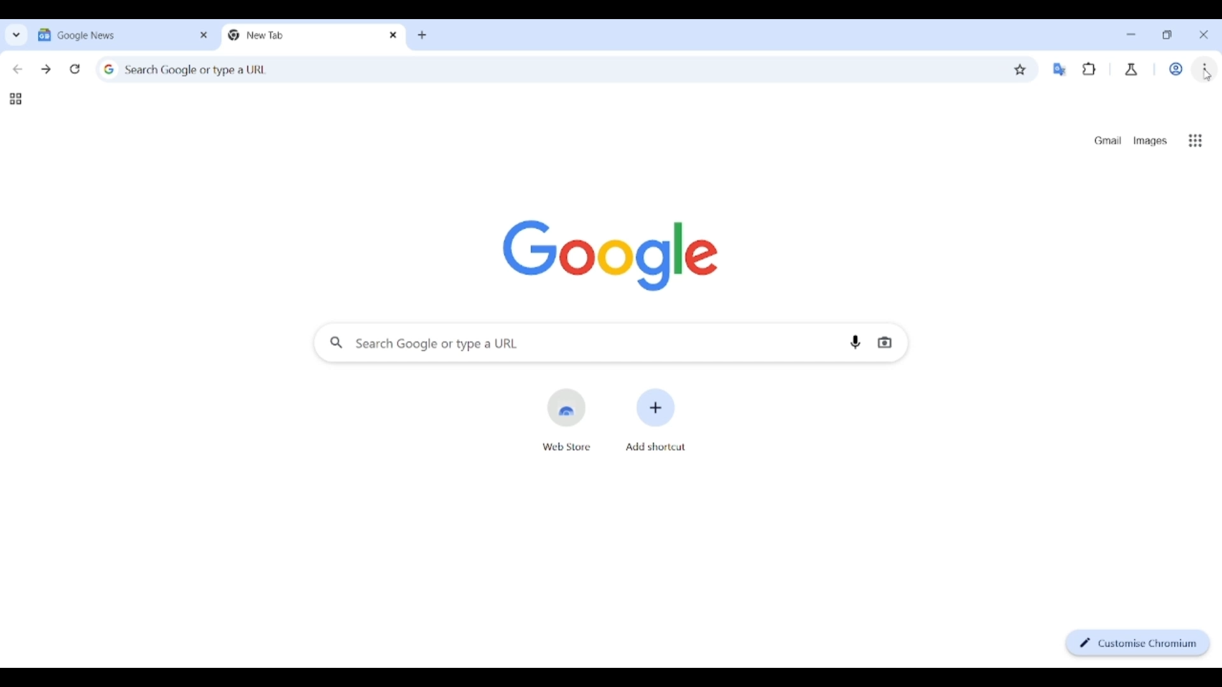 The height and width of the screenshot is (687, 1222). What do you see at coordinates (610, 255) in the screenshot?
I see `Google logo` at bounding box center [610, 255].